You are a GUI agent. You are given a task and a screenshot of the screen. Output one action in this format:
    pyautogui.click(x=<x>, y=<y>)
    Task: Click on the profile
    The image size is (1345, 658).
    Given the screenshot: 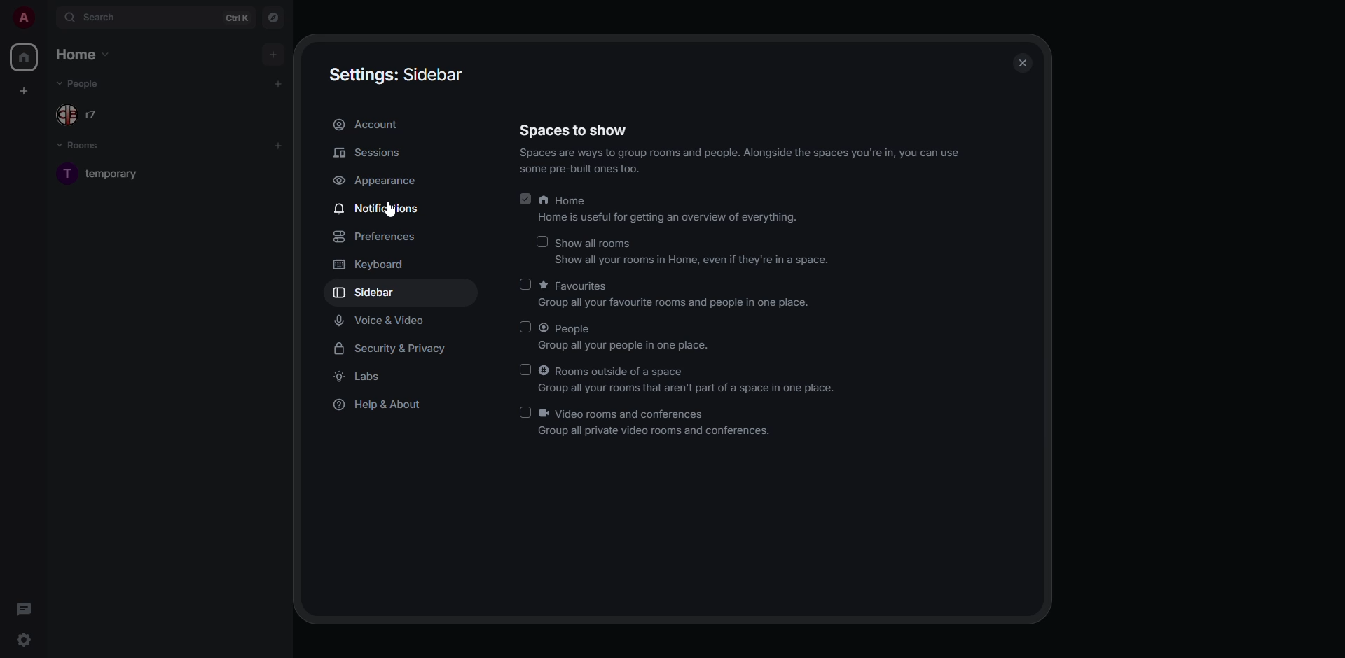 What is the action you would take?
    pyautogui.click(x=23, y=17)
    